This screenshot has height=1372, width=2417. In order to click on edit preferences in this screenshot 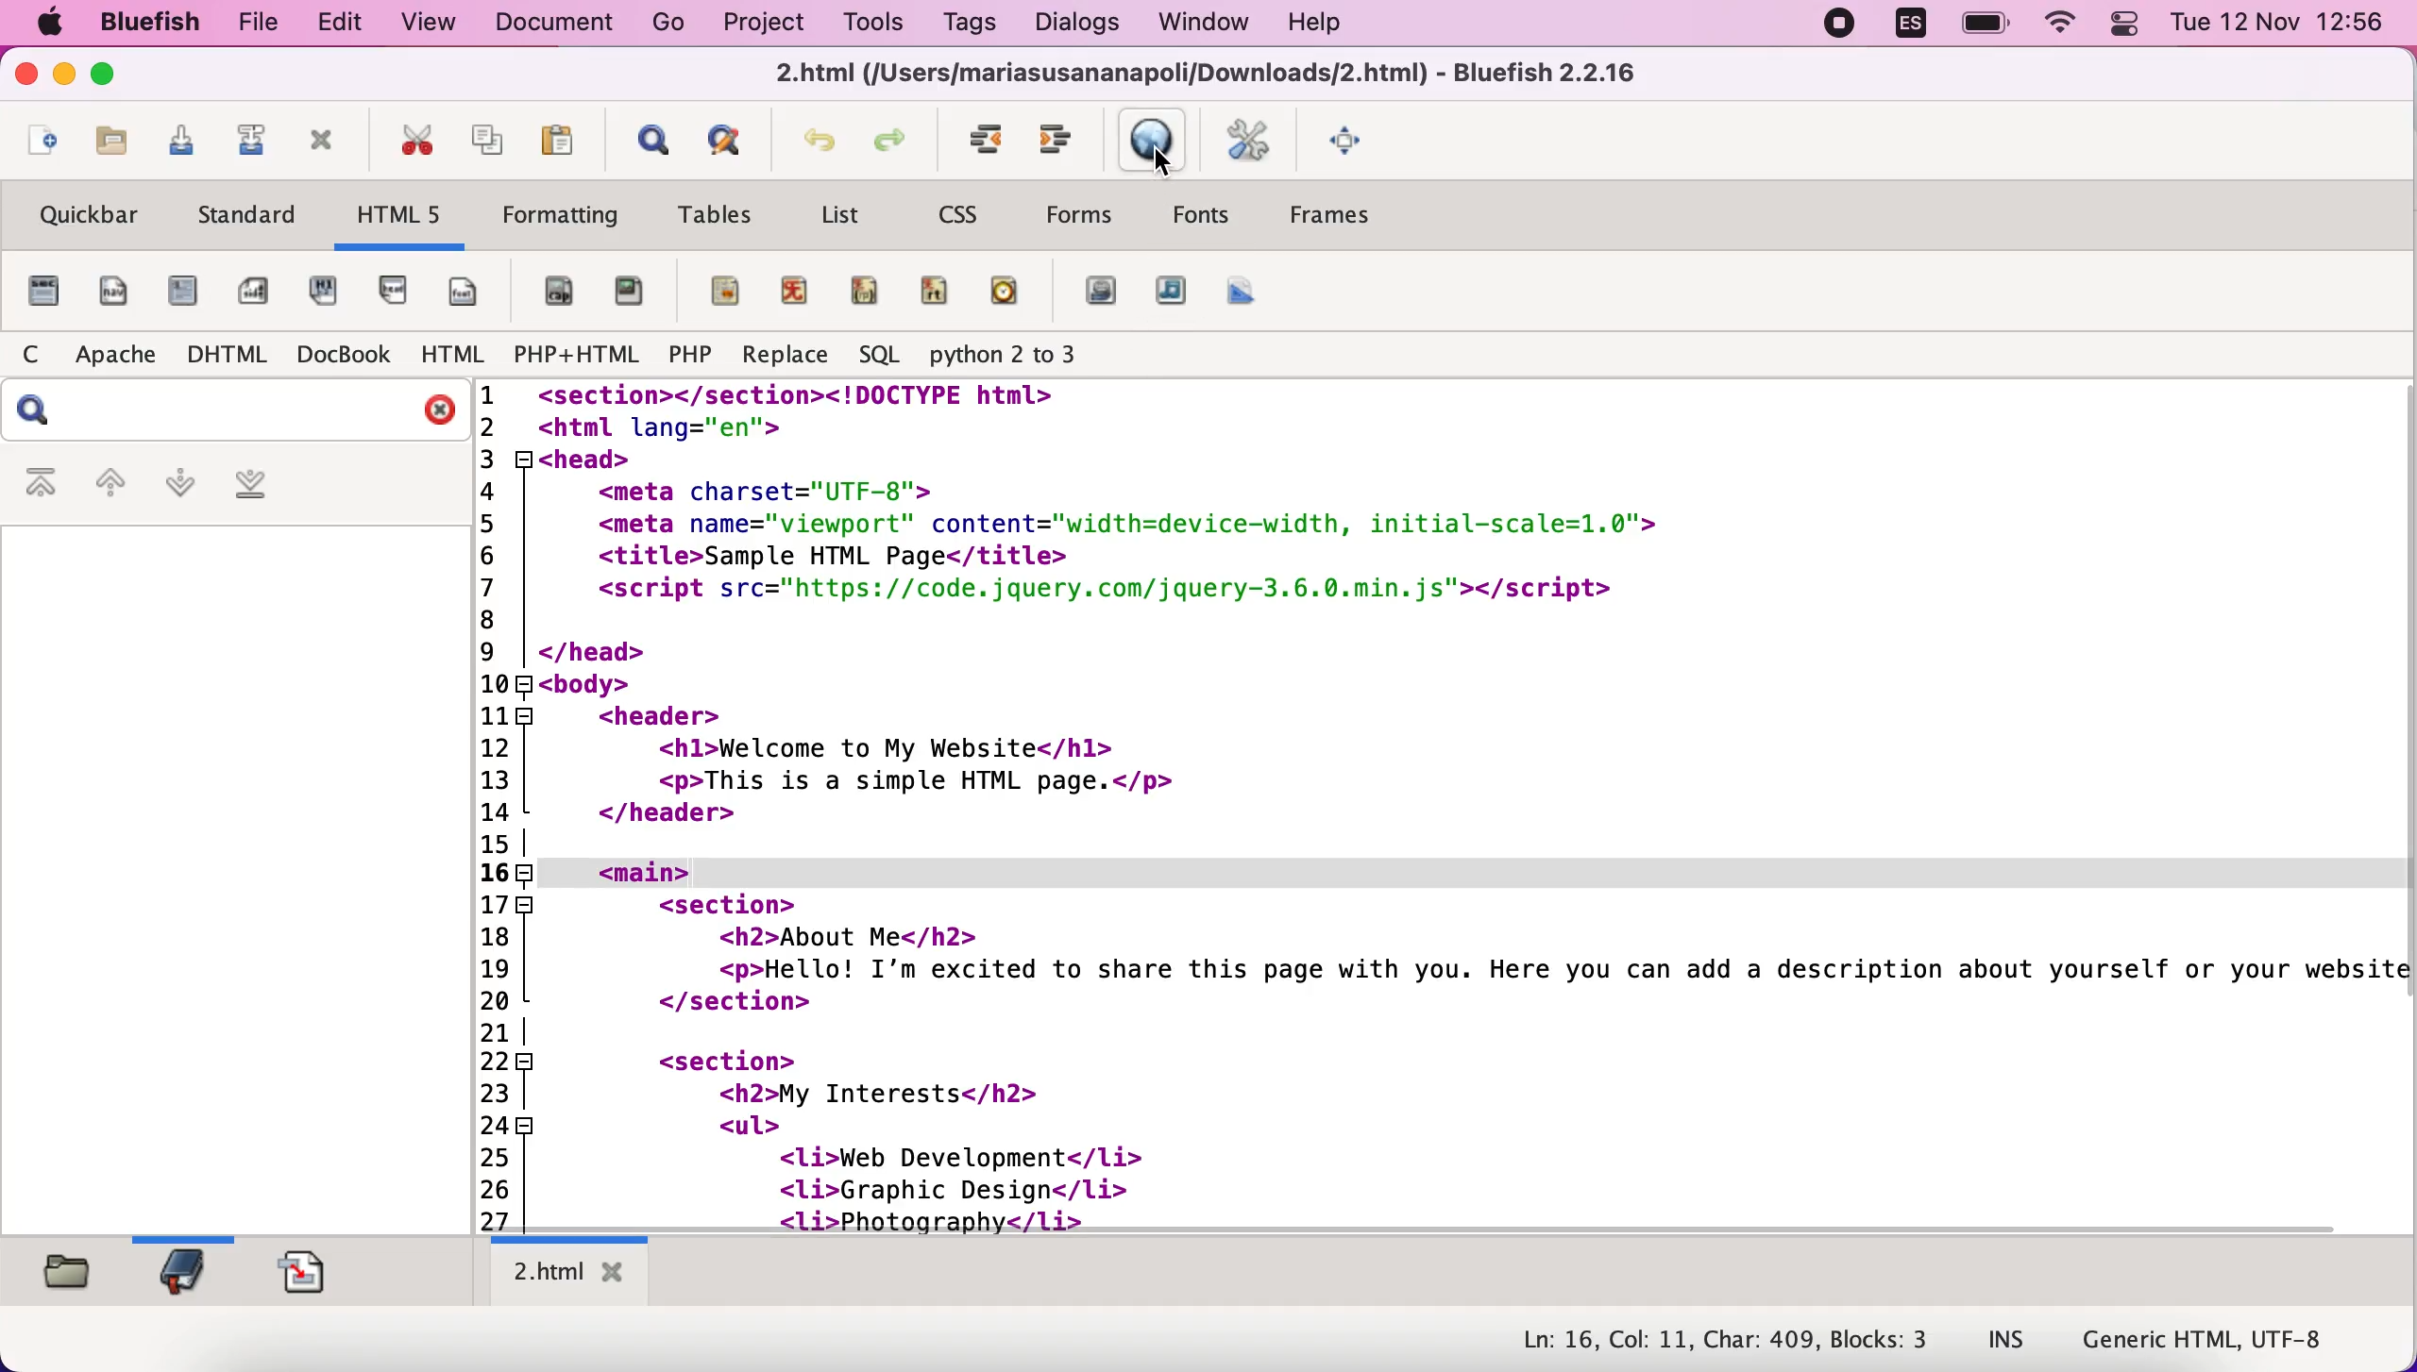, I will do `click(1247, 142)`.